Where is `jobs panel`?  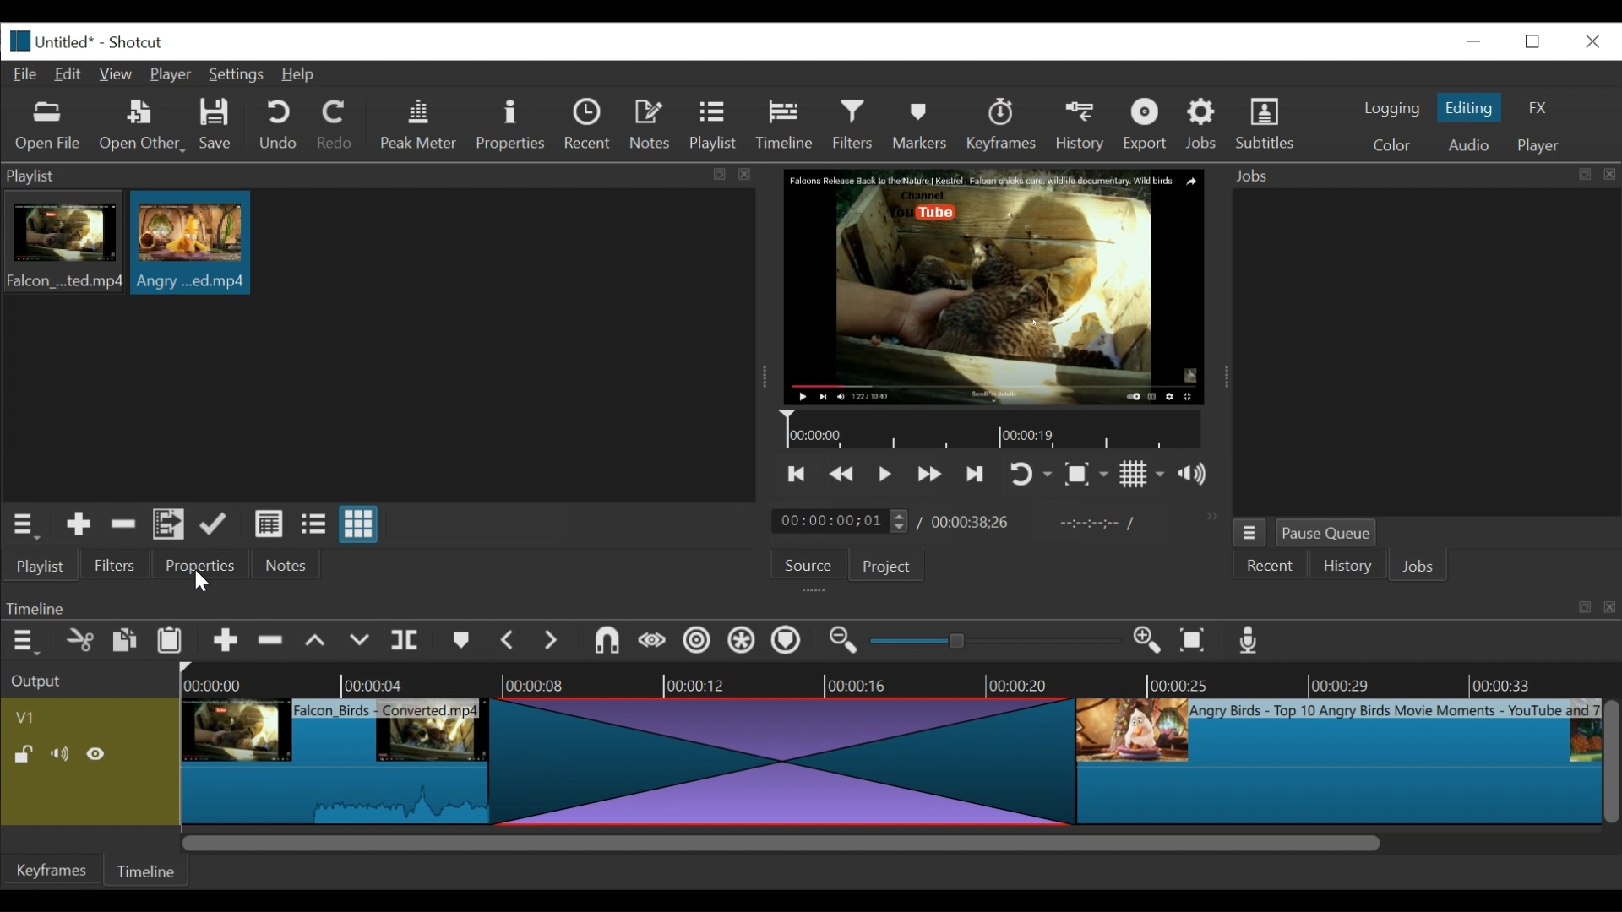
jobs panel is located at coordinates (1426, 351).